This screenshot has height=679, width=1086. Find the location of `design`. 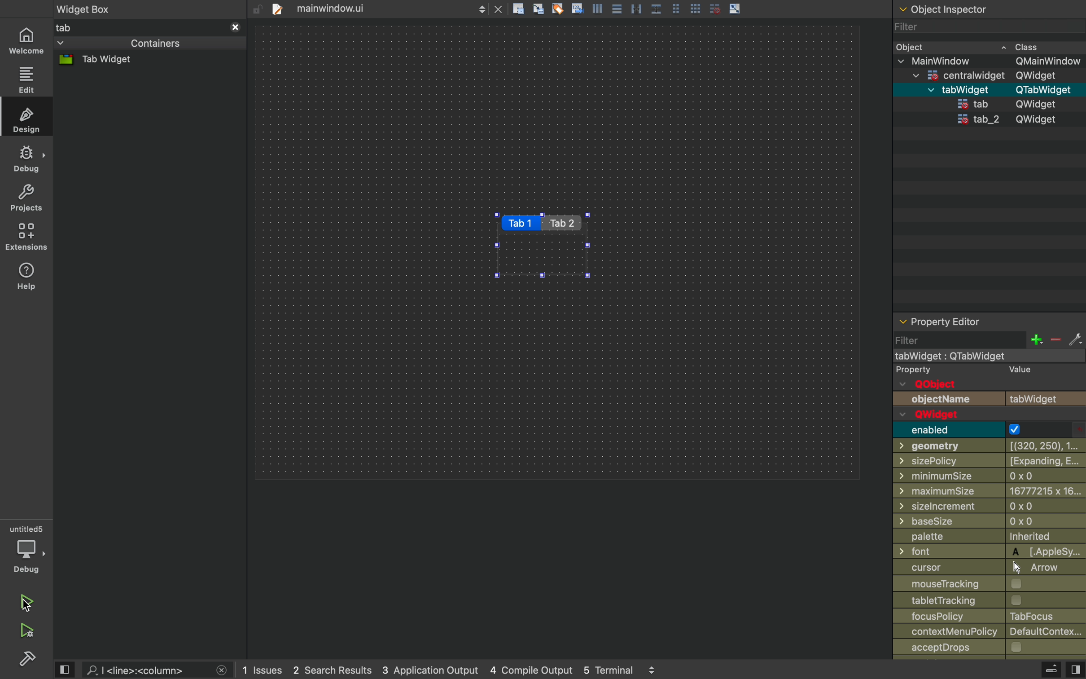

design is located at coordinates (26, 118).